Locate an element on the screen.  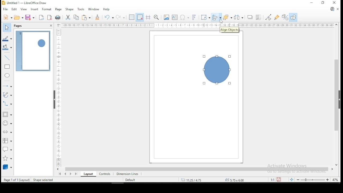
toggle point edit mode is located at coordinates (268, 17).